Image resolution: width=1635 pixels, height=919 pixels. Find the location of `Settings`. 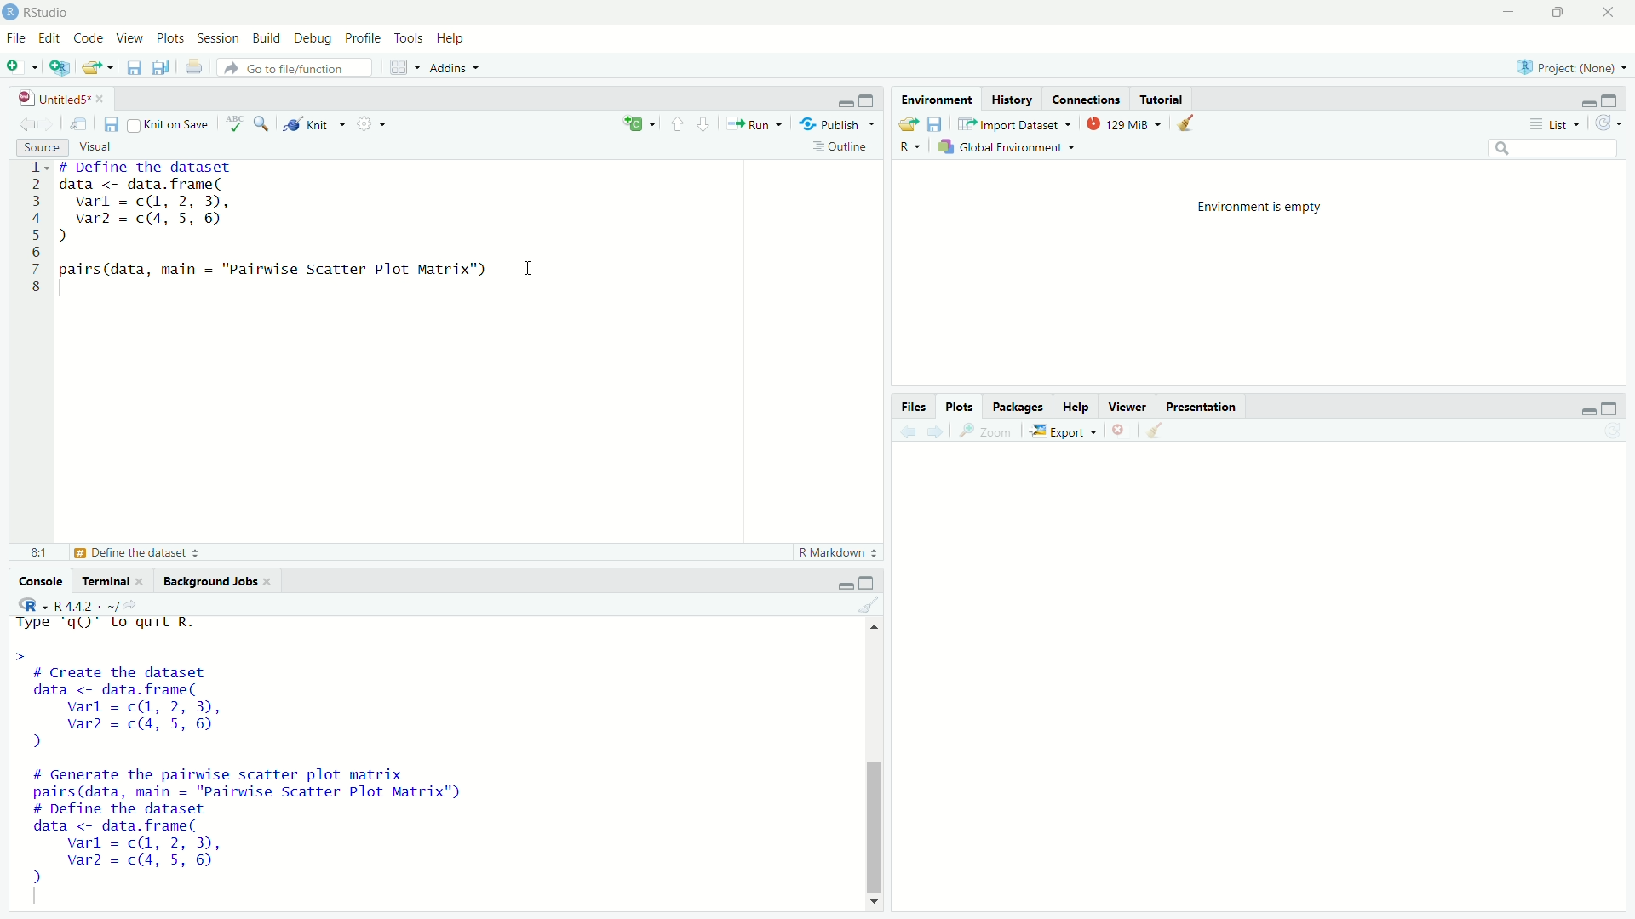

Settings is located at coordinates (370, 123).